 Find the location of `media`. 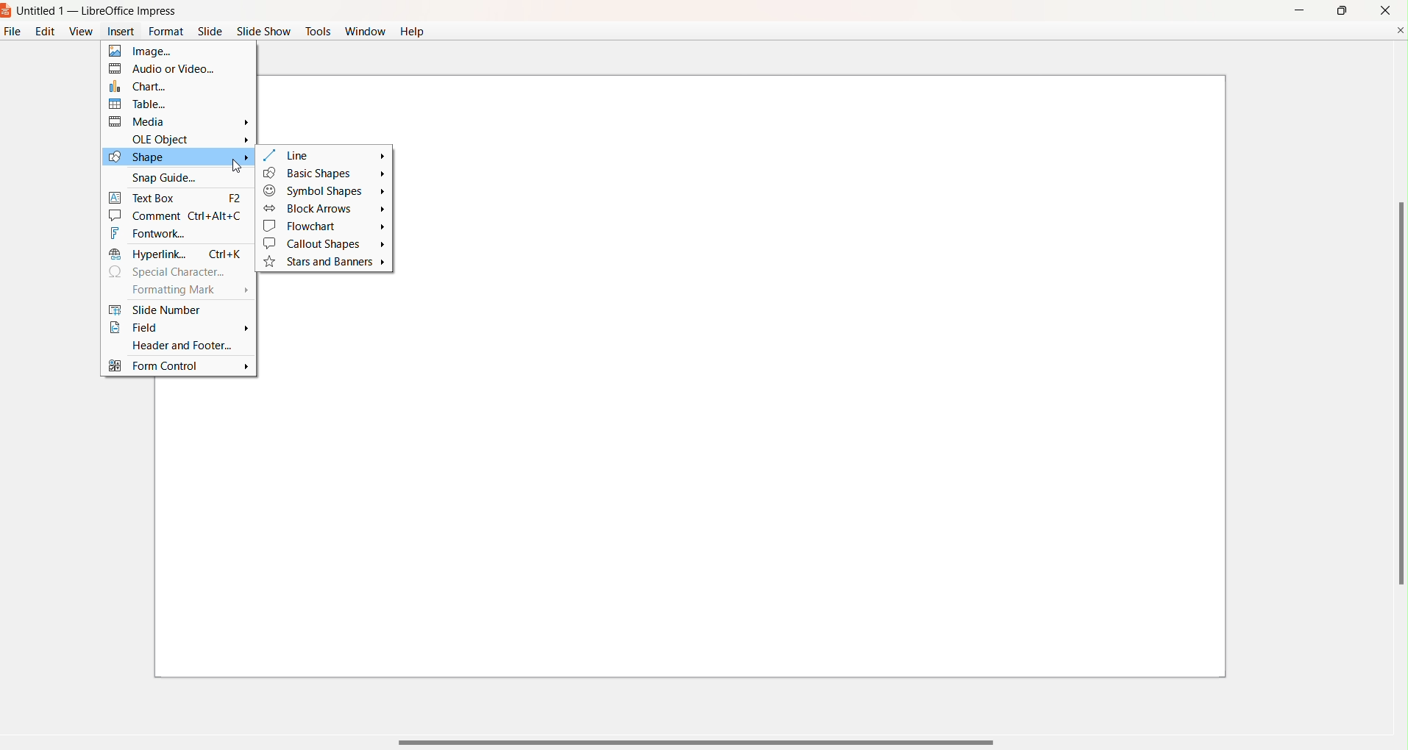

media is located at coordinates (181, 121).